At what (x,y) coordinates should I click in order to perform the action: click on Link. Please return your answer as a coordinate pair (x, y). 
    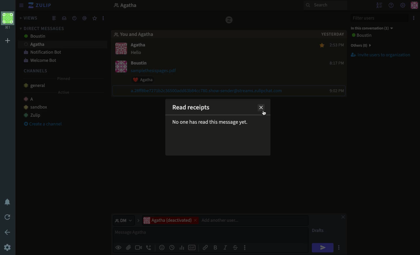
    Looking at the image, I should click on (205, 247).